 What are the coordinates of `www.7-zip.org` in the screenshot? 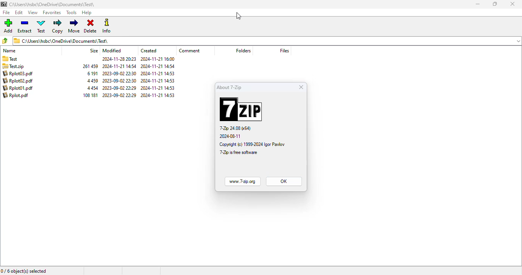 It's located at (242, 181).